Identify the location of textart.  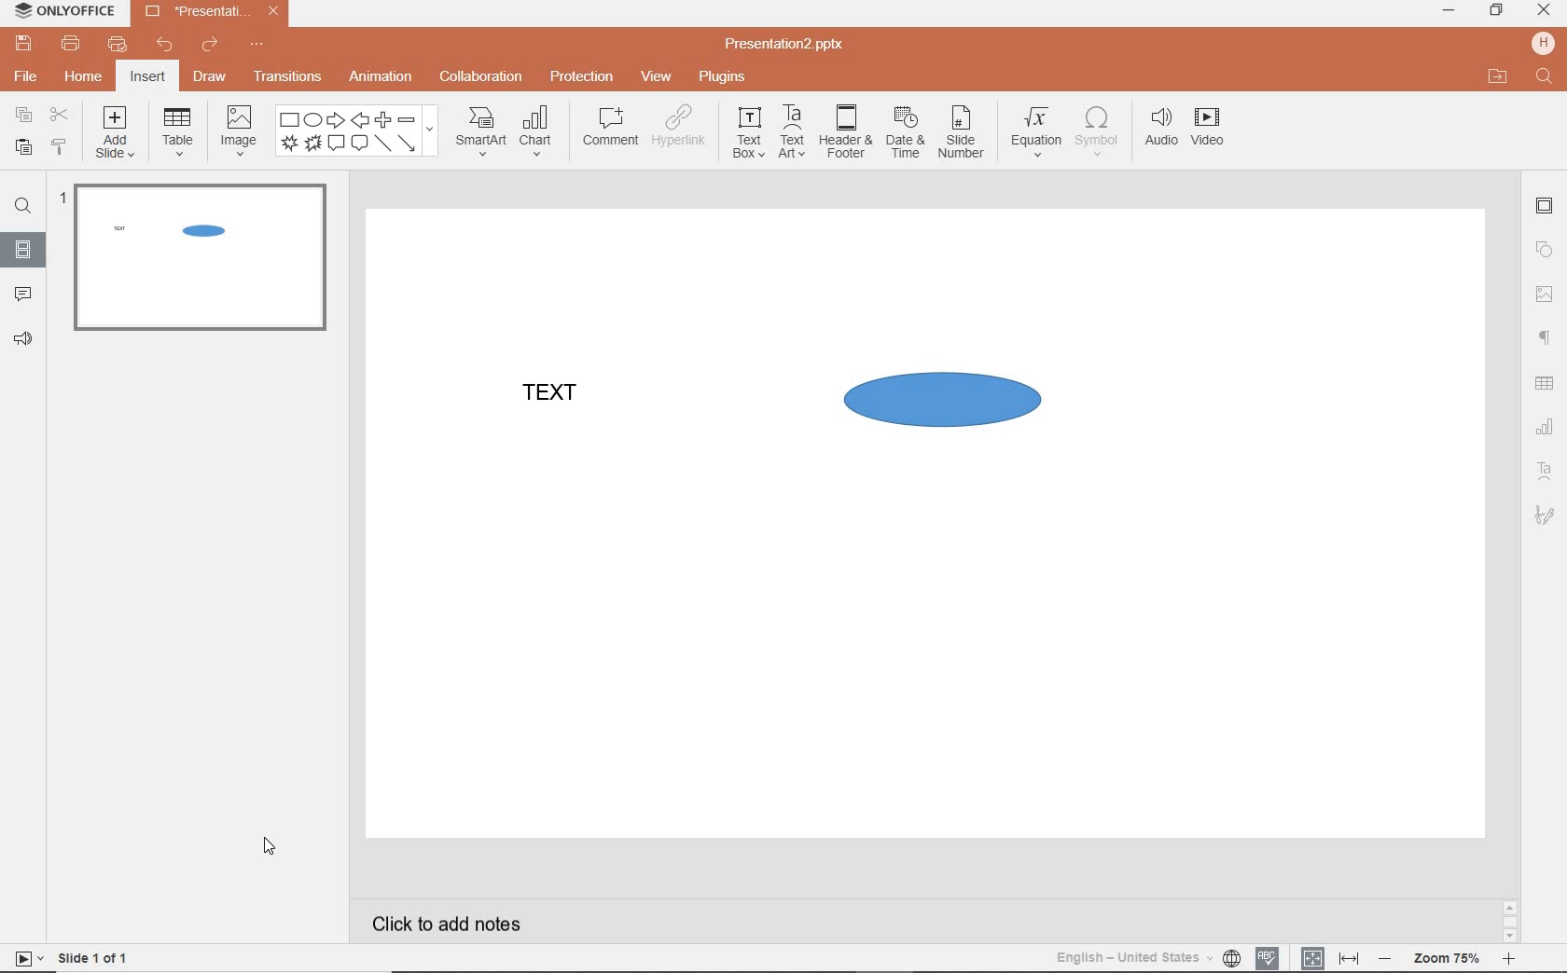
(790, 130).